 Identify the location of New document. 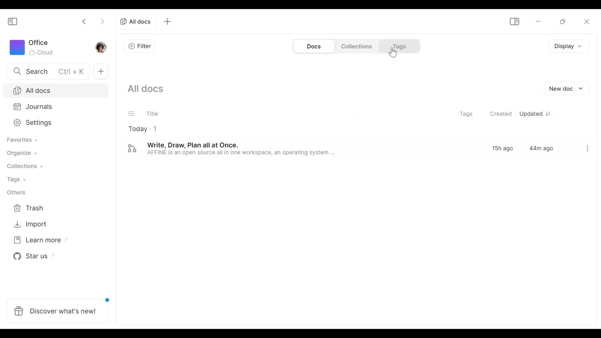
(563, 88).